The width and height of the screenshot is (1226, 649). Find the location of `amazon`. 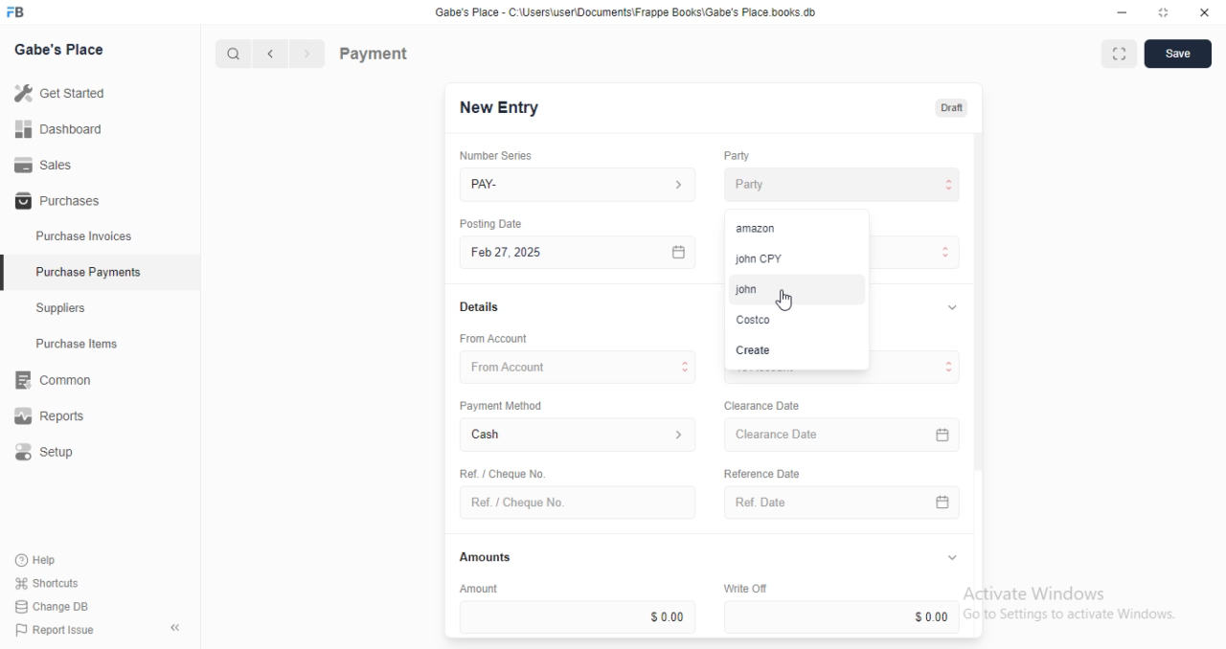

amazon is located at coordinates (758, 228).